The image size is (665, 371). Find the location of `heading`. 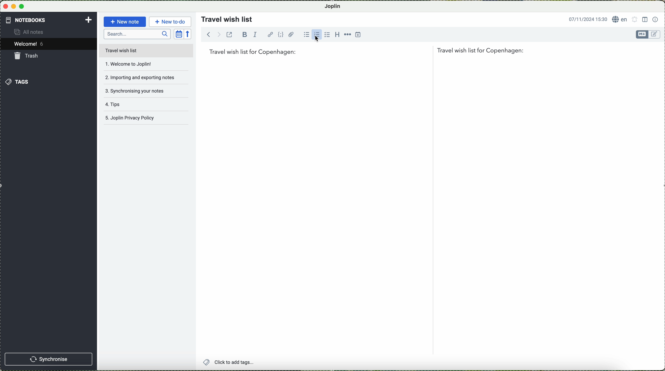

heading is located at coordinates (336, 34).